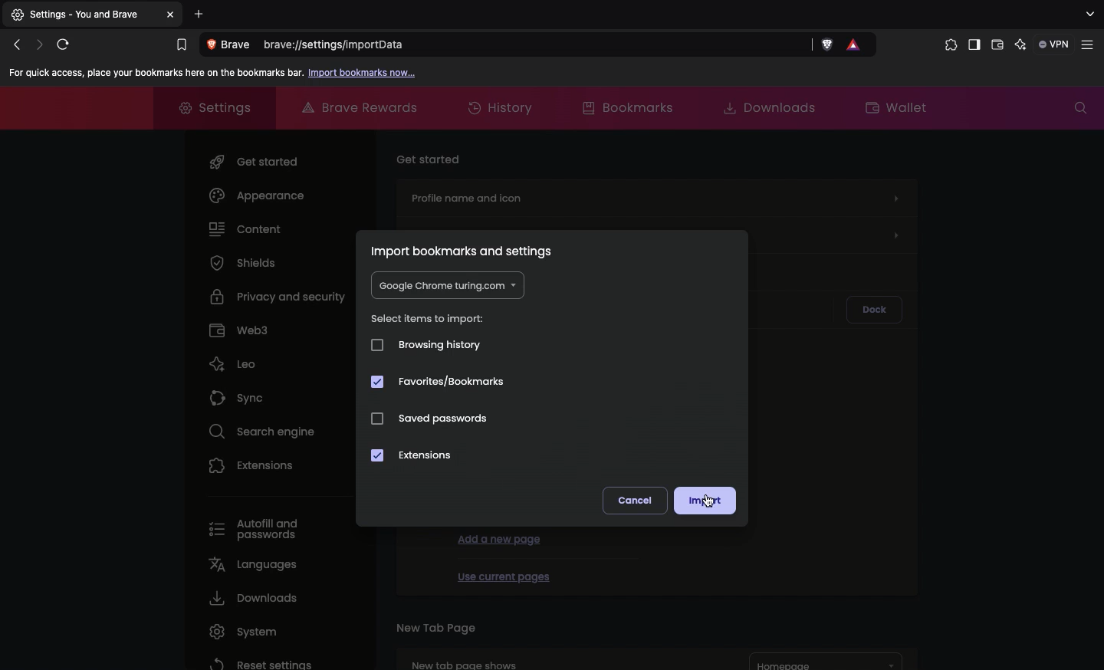 The width and height of the screenshot is (1104, 670). What do you see at coordinates (435, 626) in the screenshot?
I see `New tab page` at bounding box center [435, 626].